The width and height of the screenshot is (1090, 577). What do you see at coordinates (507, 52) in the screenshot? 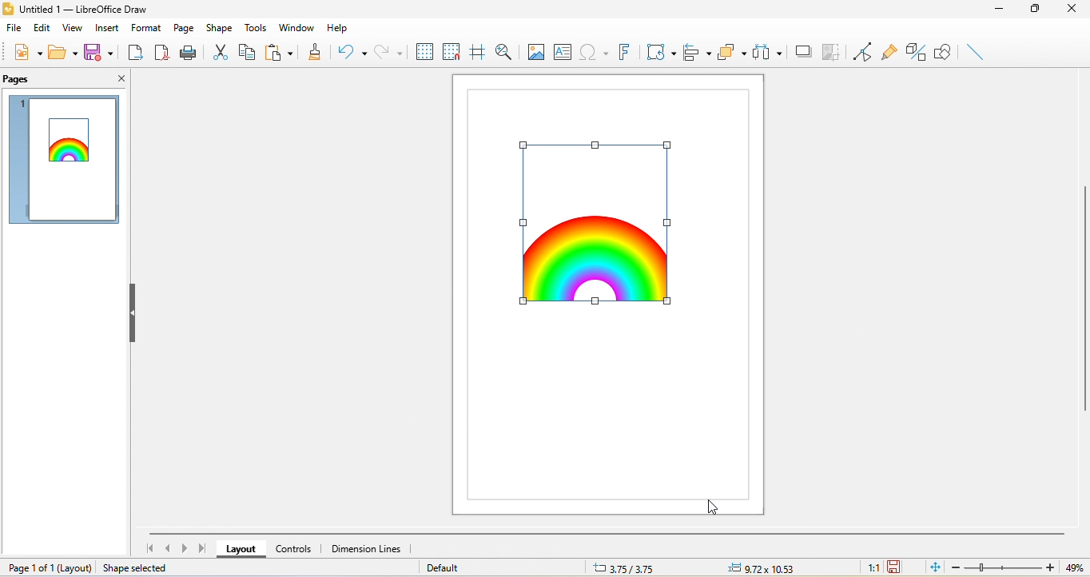
I see `zoom and pan` at bounding box center [507, 52].